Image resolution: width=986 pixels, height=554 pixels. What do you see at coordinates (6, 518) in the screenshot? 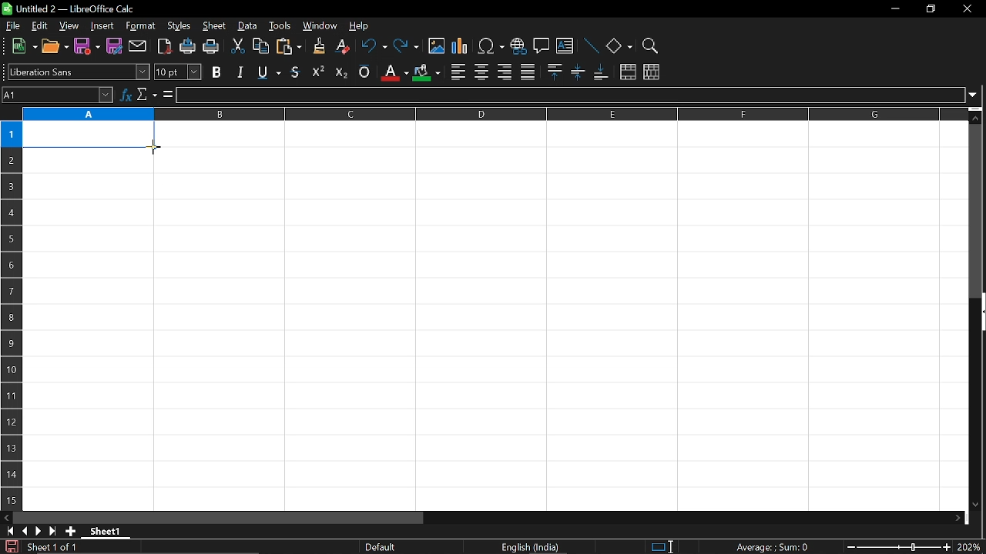
I see `move left` at bounding box center [6, 518].